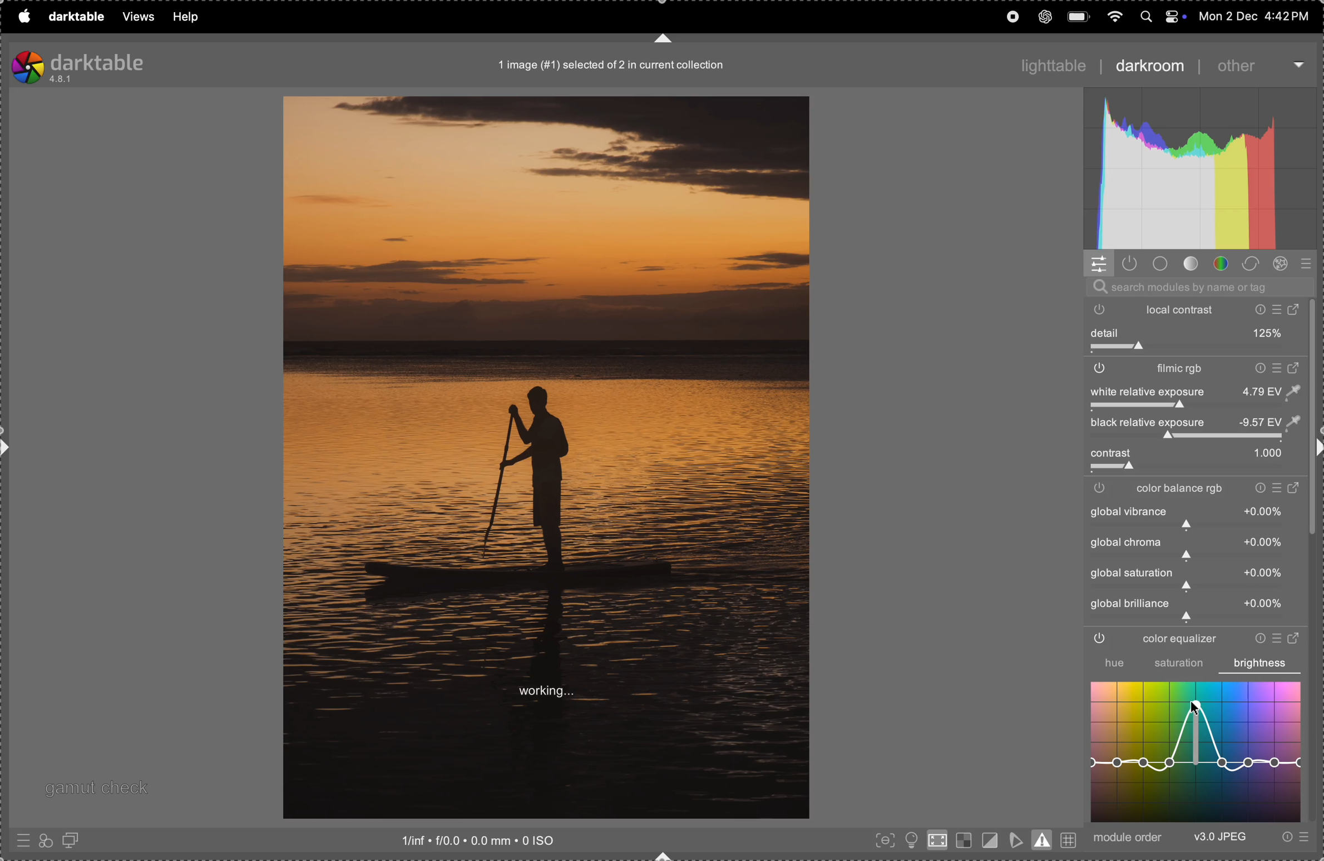 Image resolution: width=1324 pixels, height=861 pixels. Describe the element at coordinates (1130, 838) in the screenshot. I see `module order` at that location.